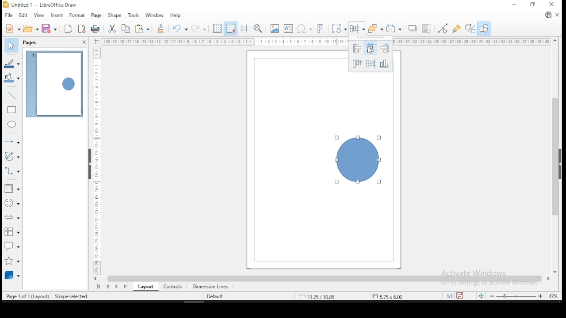 Image resolution: width=566 pixels, height=318 pixels. Describe the element at coordinates (375, 28) in the screenshot. I see `arrange` at that location.